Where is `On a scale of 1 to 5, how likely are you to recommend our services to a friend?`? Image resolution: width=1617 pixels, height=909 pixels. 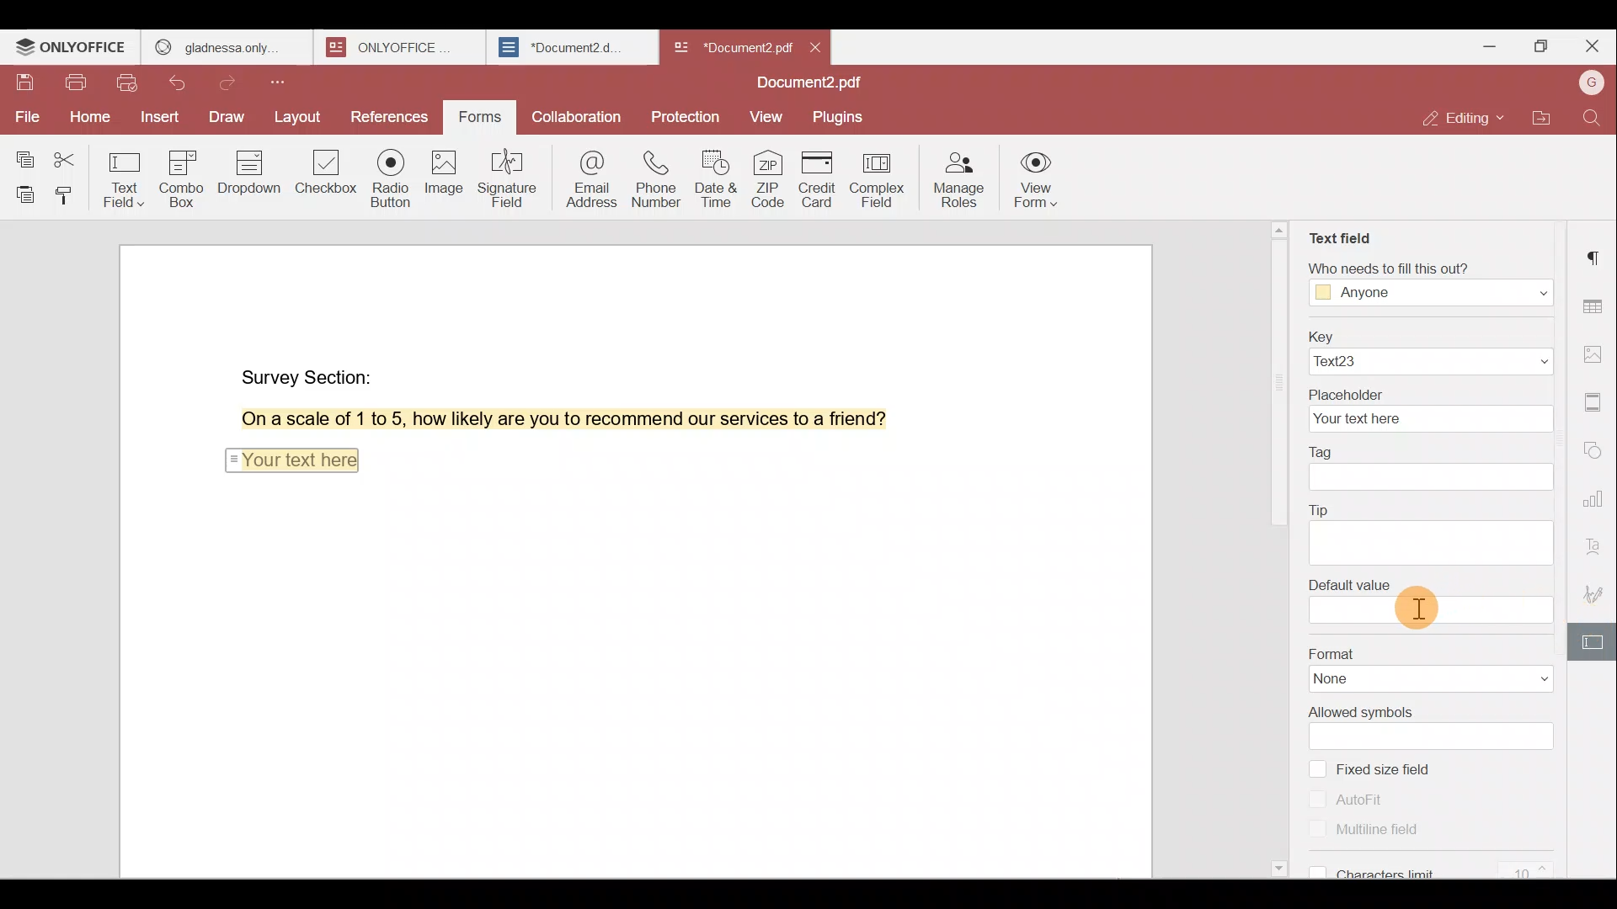 On a scale of 1 to 5, how likely are you to recommend our services to a friend? is located at coordinates (545, 419).